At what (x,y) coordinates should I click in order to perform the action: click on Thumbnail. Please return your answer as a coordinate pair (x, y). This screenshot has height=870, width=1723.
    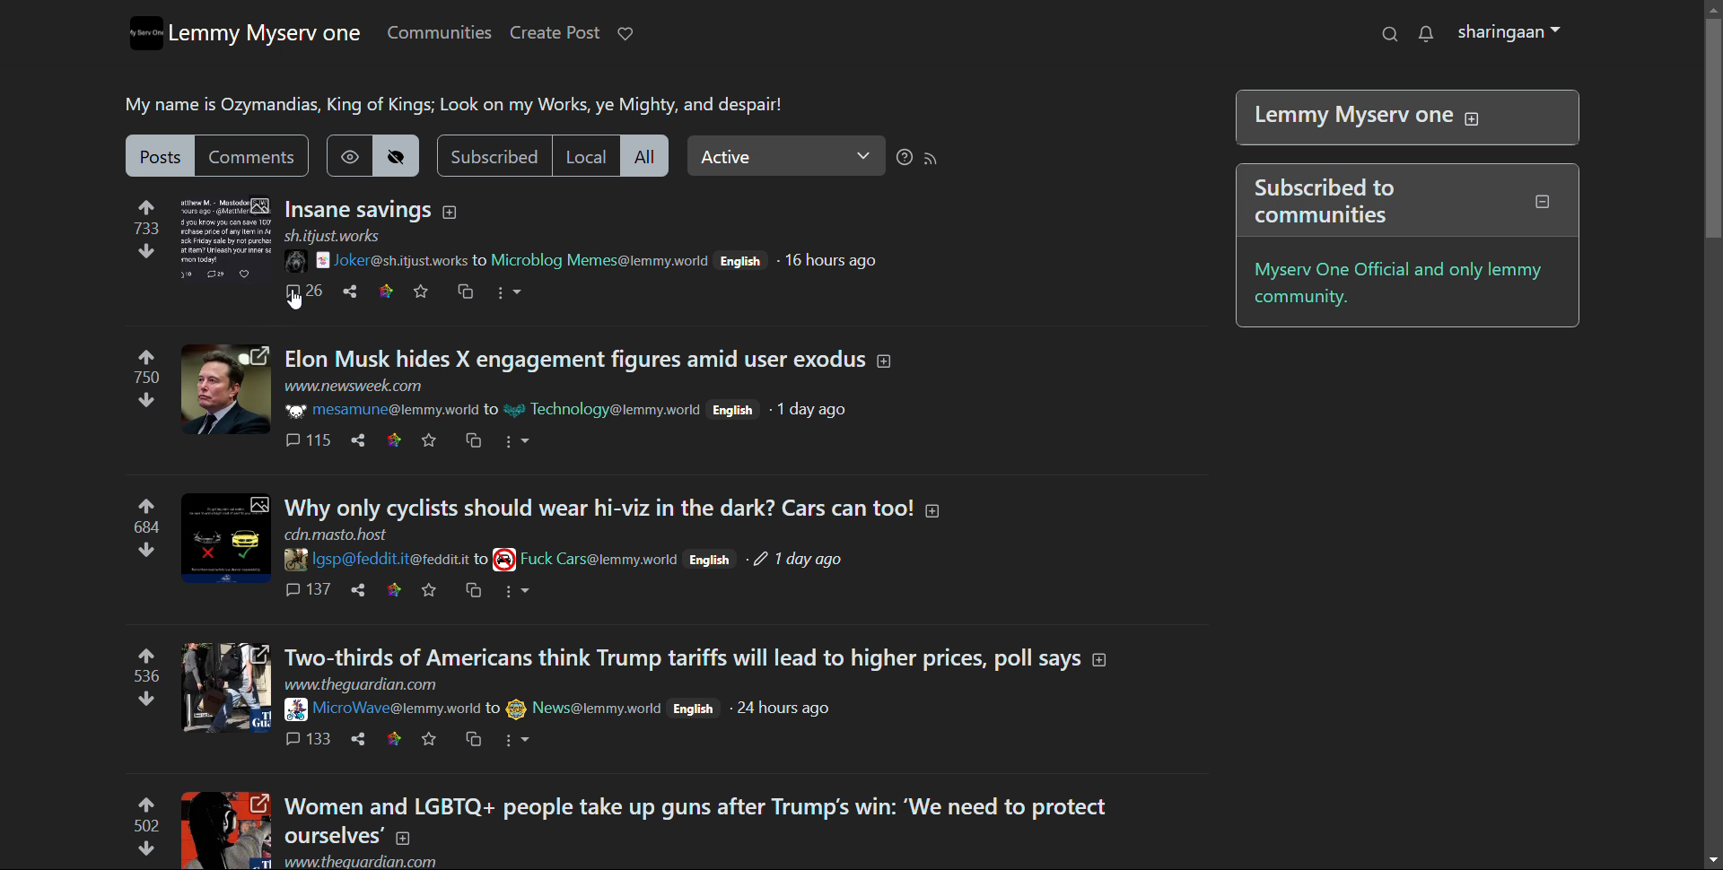
    Looking at the image, I should click on (225, 538).